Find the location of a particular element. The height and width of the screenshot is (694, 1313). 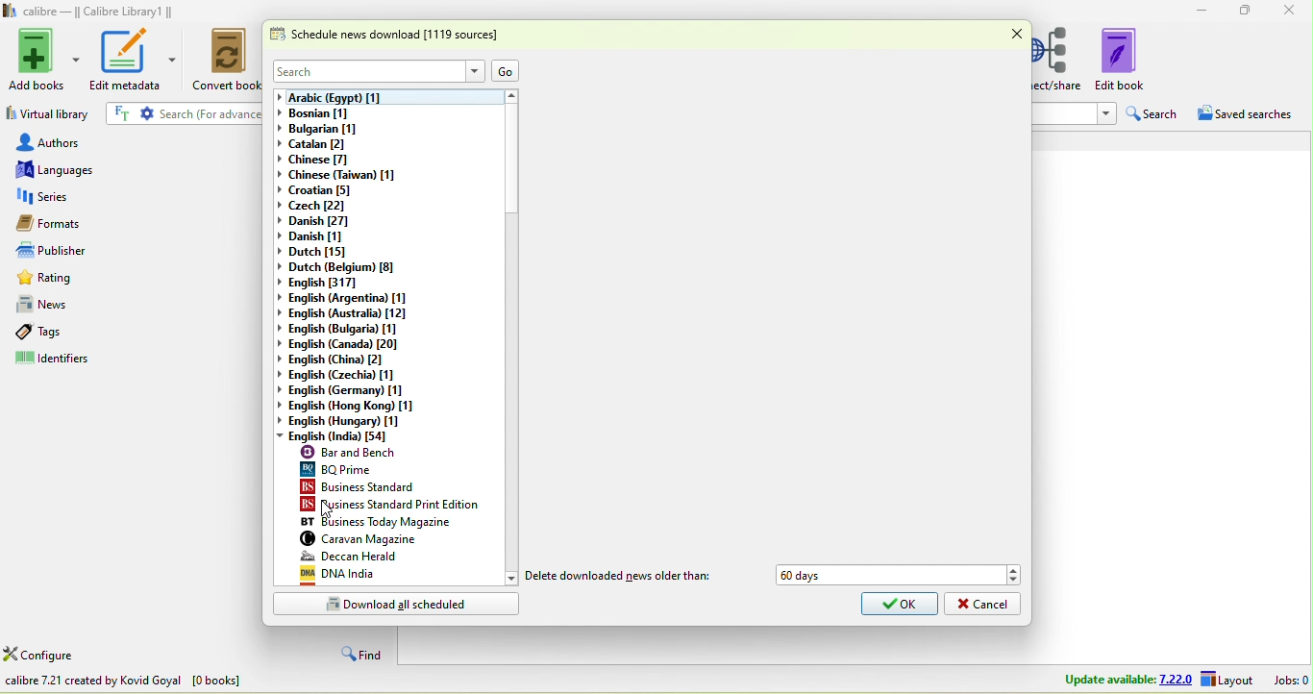

identifiers is located at coordinates (133, 361).